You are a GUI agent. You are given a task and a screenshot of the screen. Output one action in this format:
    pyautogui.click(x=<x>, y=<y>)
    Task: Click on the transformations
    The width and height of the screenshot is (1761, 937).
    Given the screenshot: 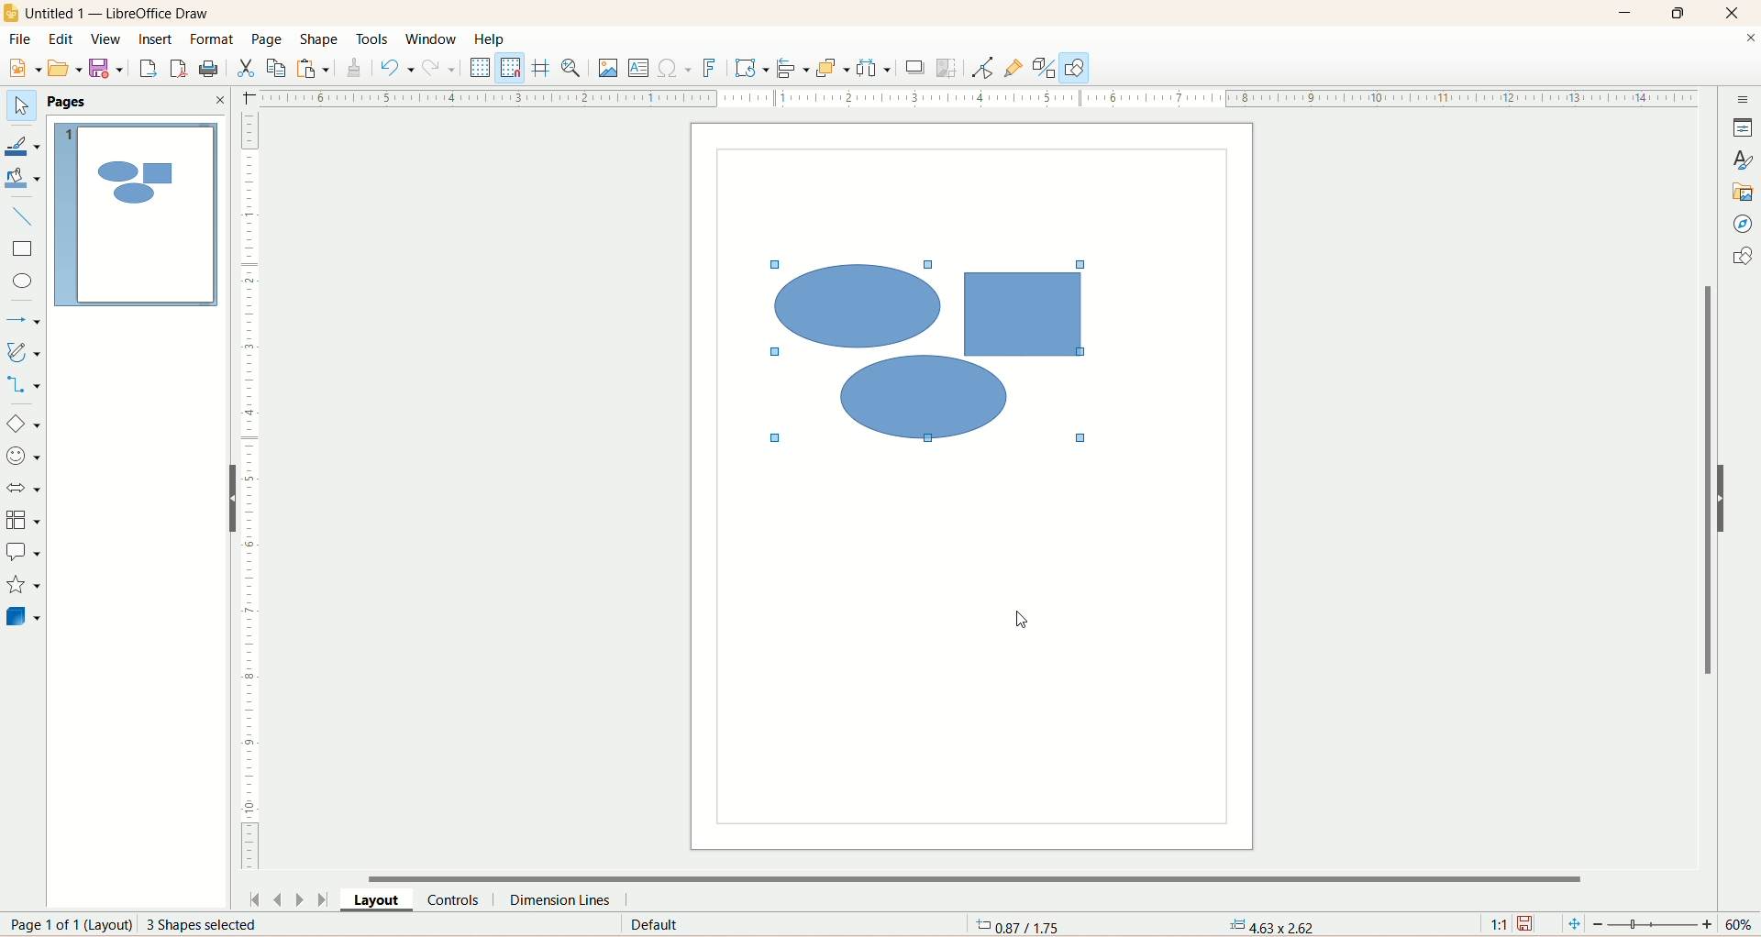 What is the action you would take?
    pyautogui.click(x=753, y=71)
    